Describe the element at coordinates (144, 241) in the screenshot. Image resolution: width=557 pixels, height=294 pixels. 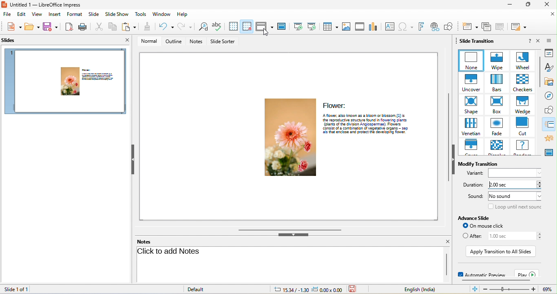
I see `notes` at that location.